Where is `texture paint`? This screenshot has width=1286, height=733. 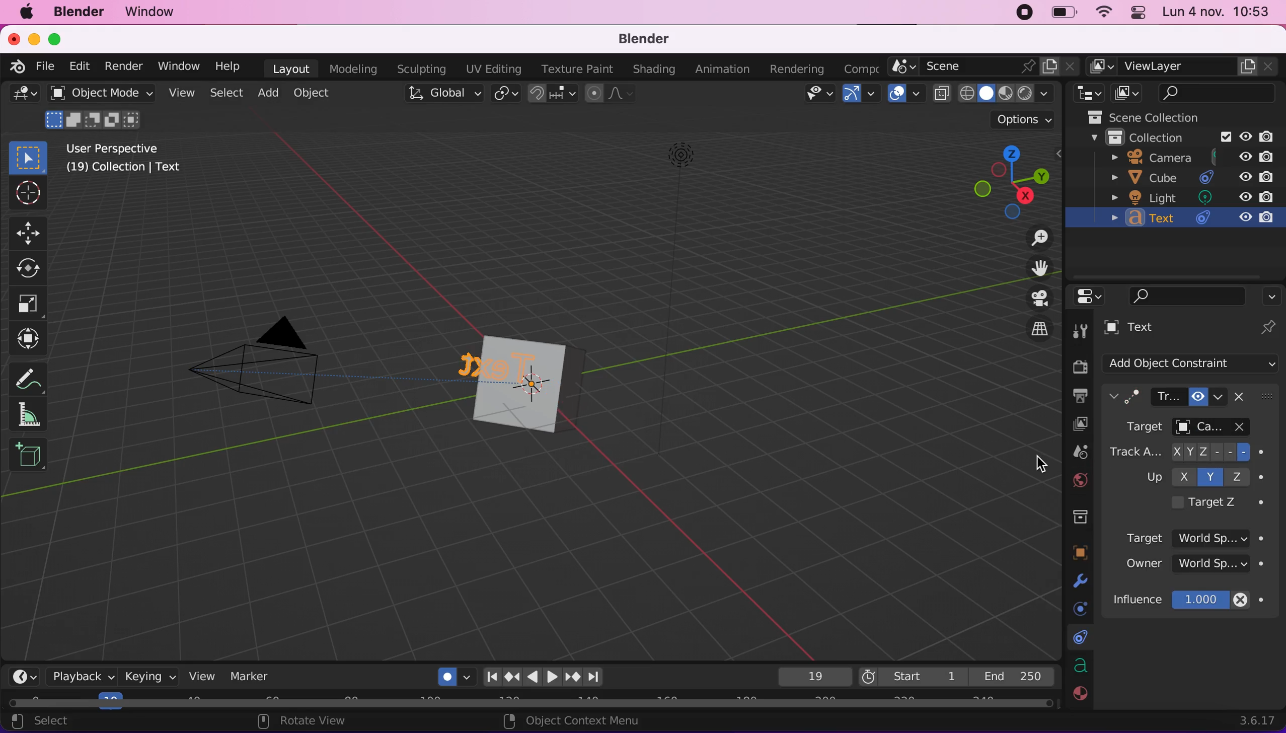
texture paint is located at coordinates (579, 69).